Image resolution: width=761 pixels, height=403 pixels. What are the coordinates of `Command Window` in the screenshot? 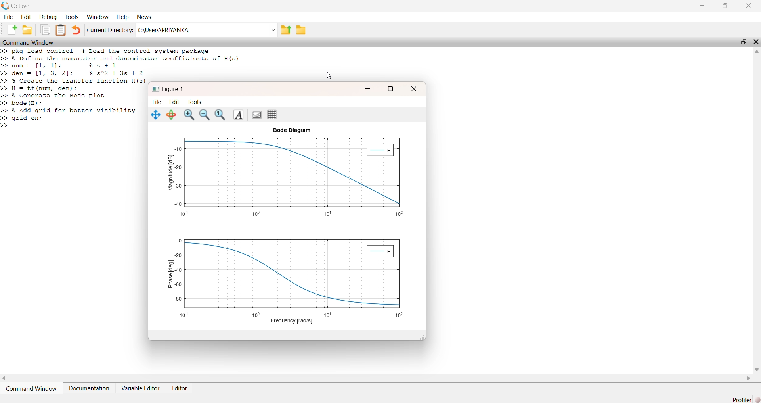 It's located at (31, 388).